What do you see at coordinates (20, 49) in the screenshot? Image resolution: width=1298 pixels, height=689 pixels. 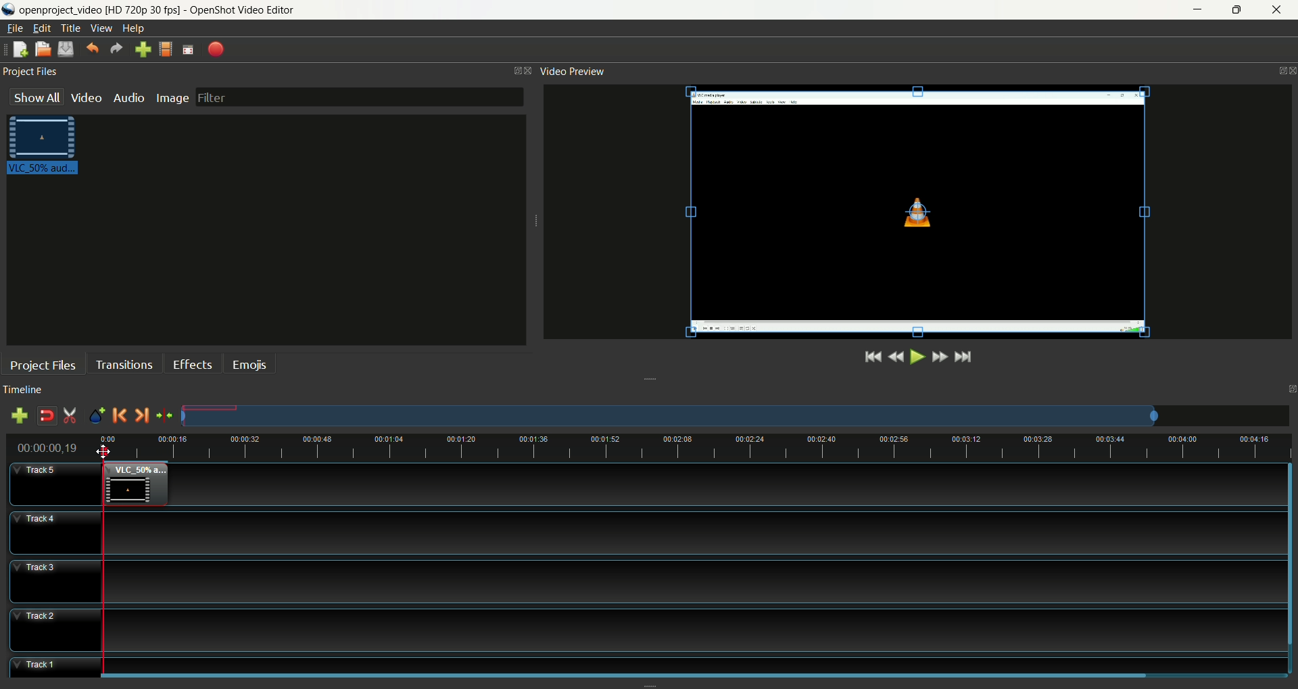 I see `new project` at bounding box center [20, 49].